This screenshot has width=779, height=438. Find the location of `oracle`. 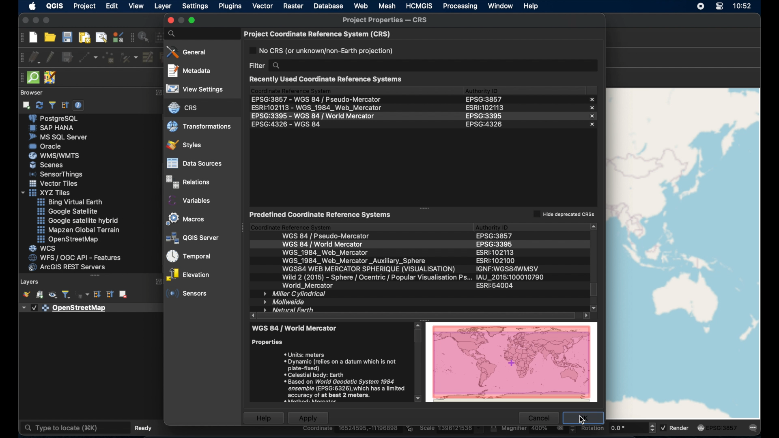

oracle is located at coordinates (47, 146).